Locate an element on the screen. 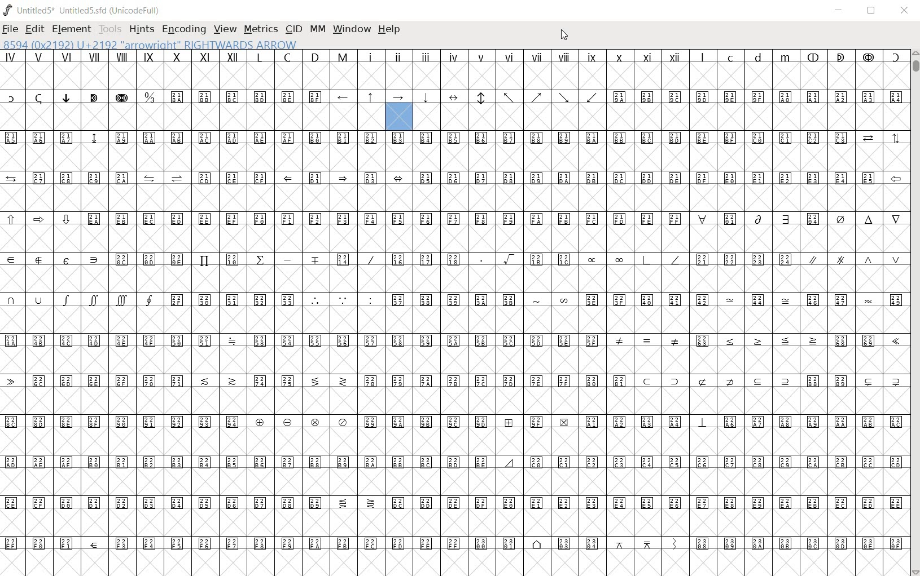  TOOLS is located at coordinates (109, 30).